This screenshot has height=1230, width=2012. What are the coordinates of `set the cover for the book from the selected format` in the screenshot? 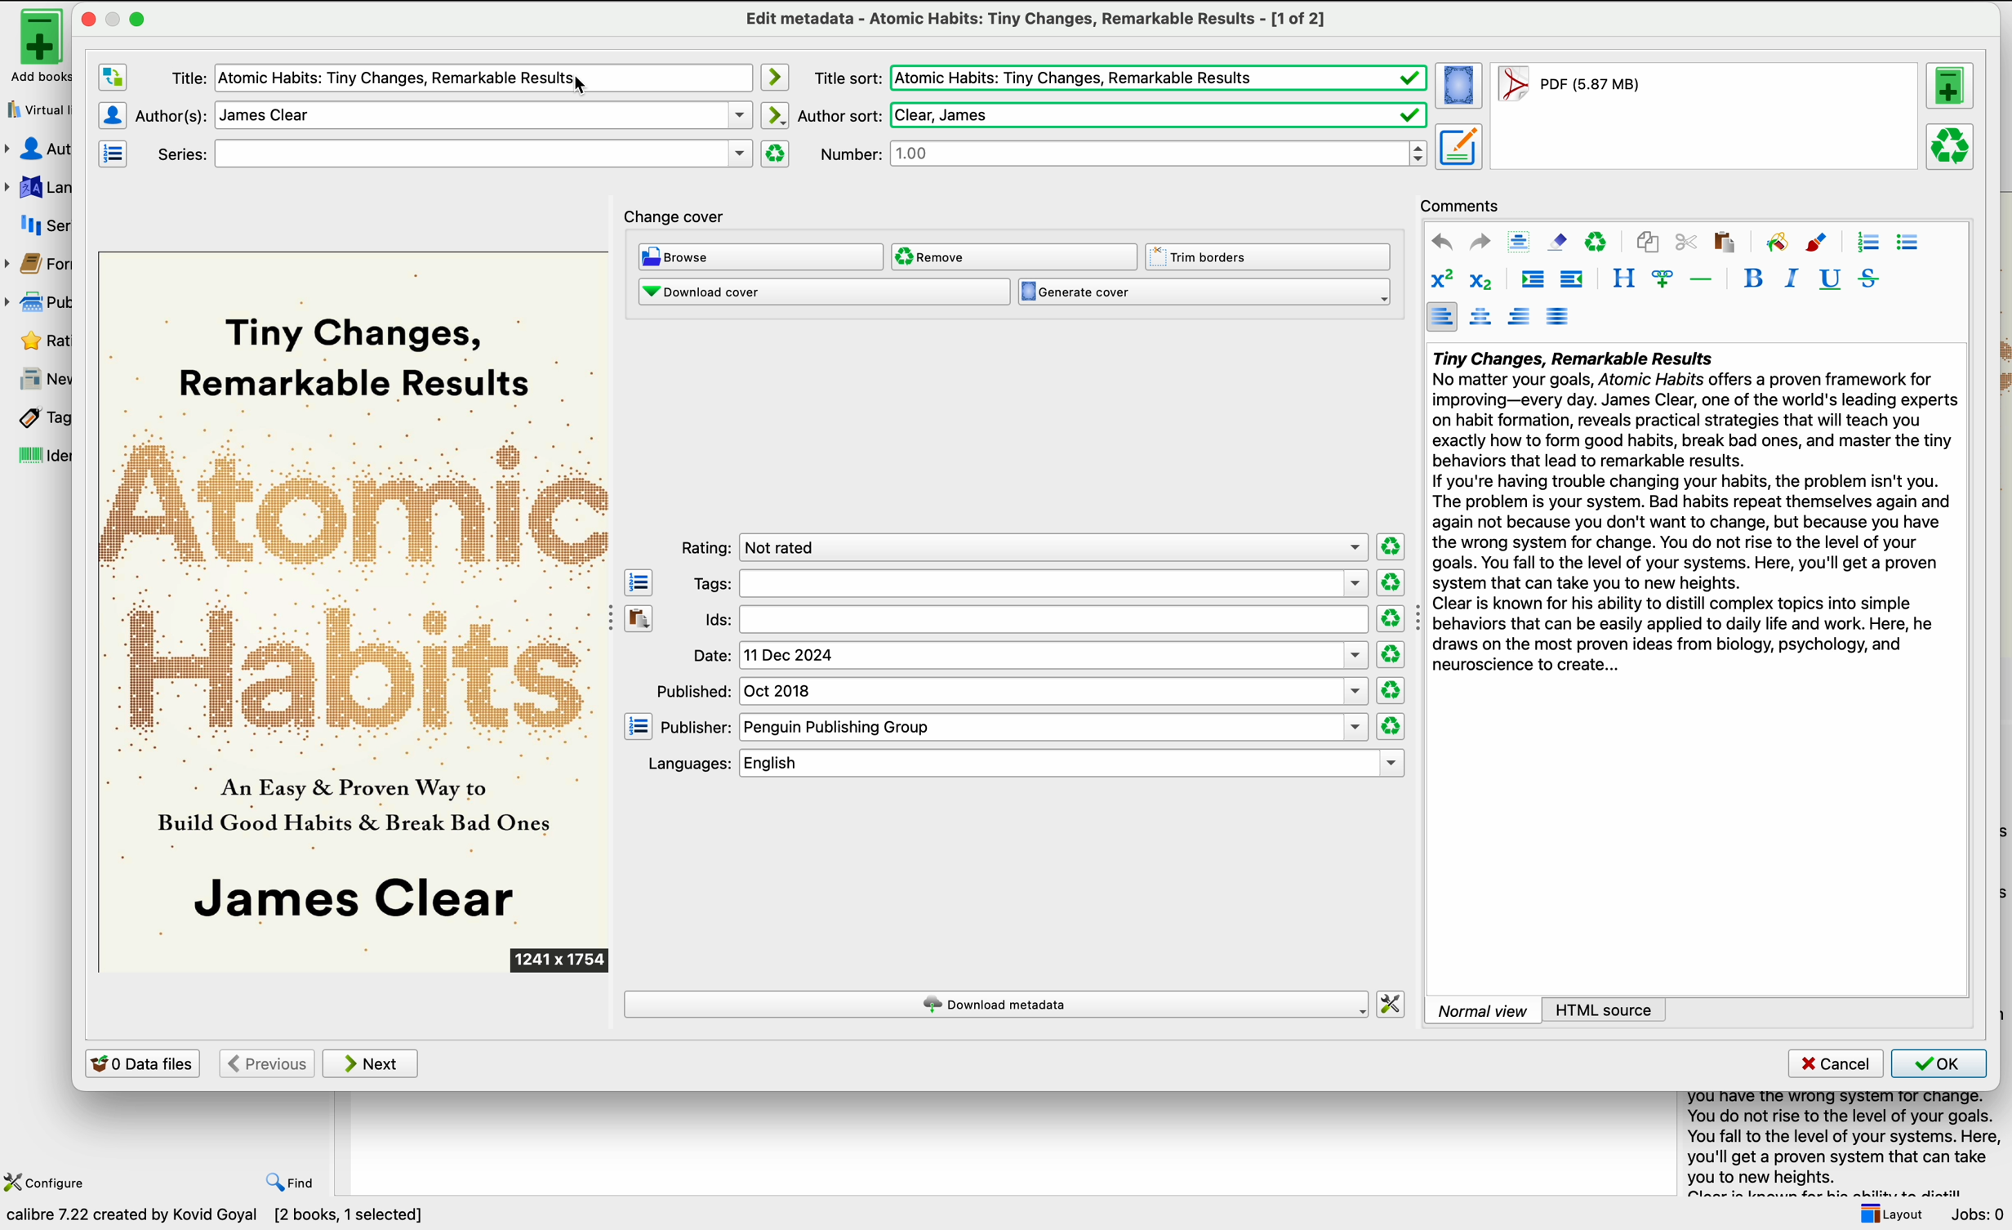 It's located at (1460, 87).